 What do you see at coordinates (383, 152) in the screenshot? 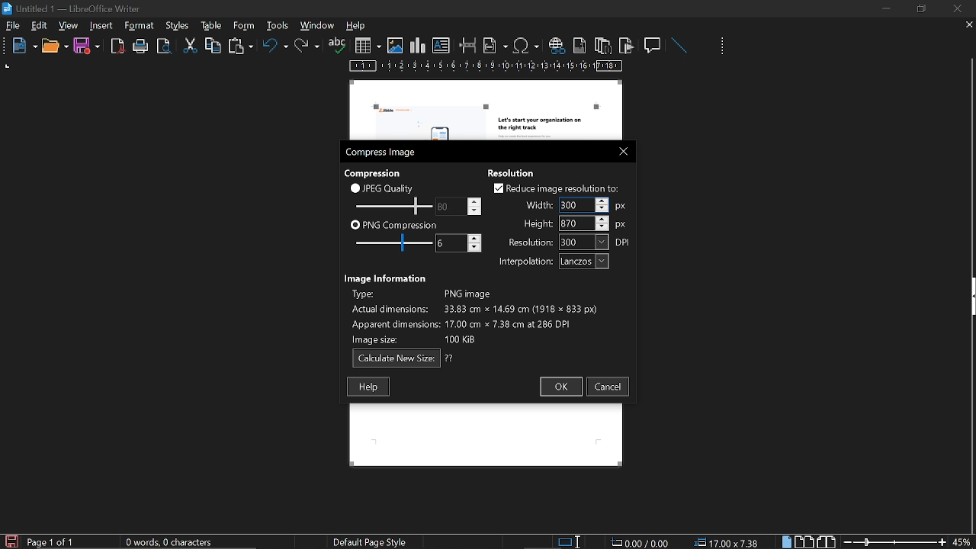
I see `compress image` at bounding box center [383, 152].